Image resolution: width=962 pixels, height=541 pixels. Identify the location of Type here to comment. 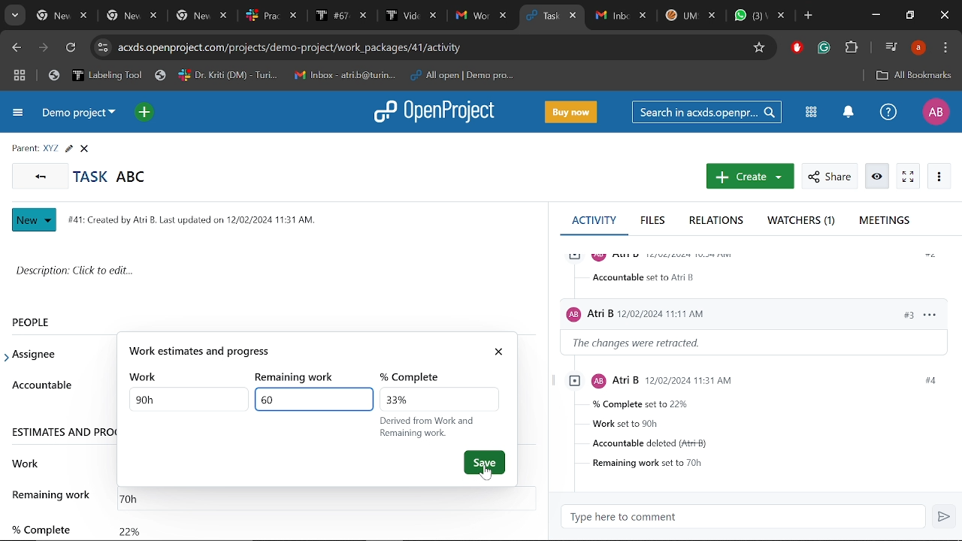
(748, 517).